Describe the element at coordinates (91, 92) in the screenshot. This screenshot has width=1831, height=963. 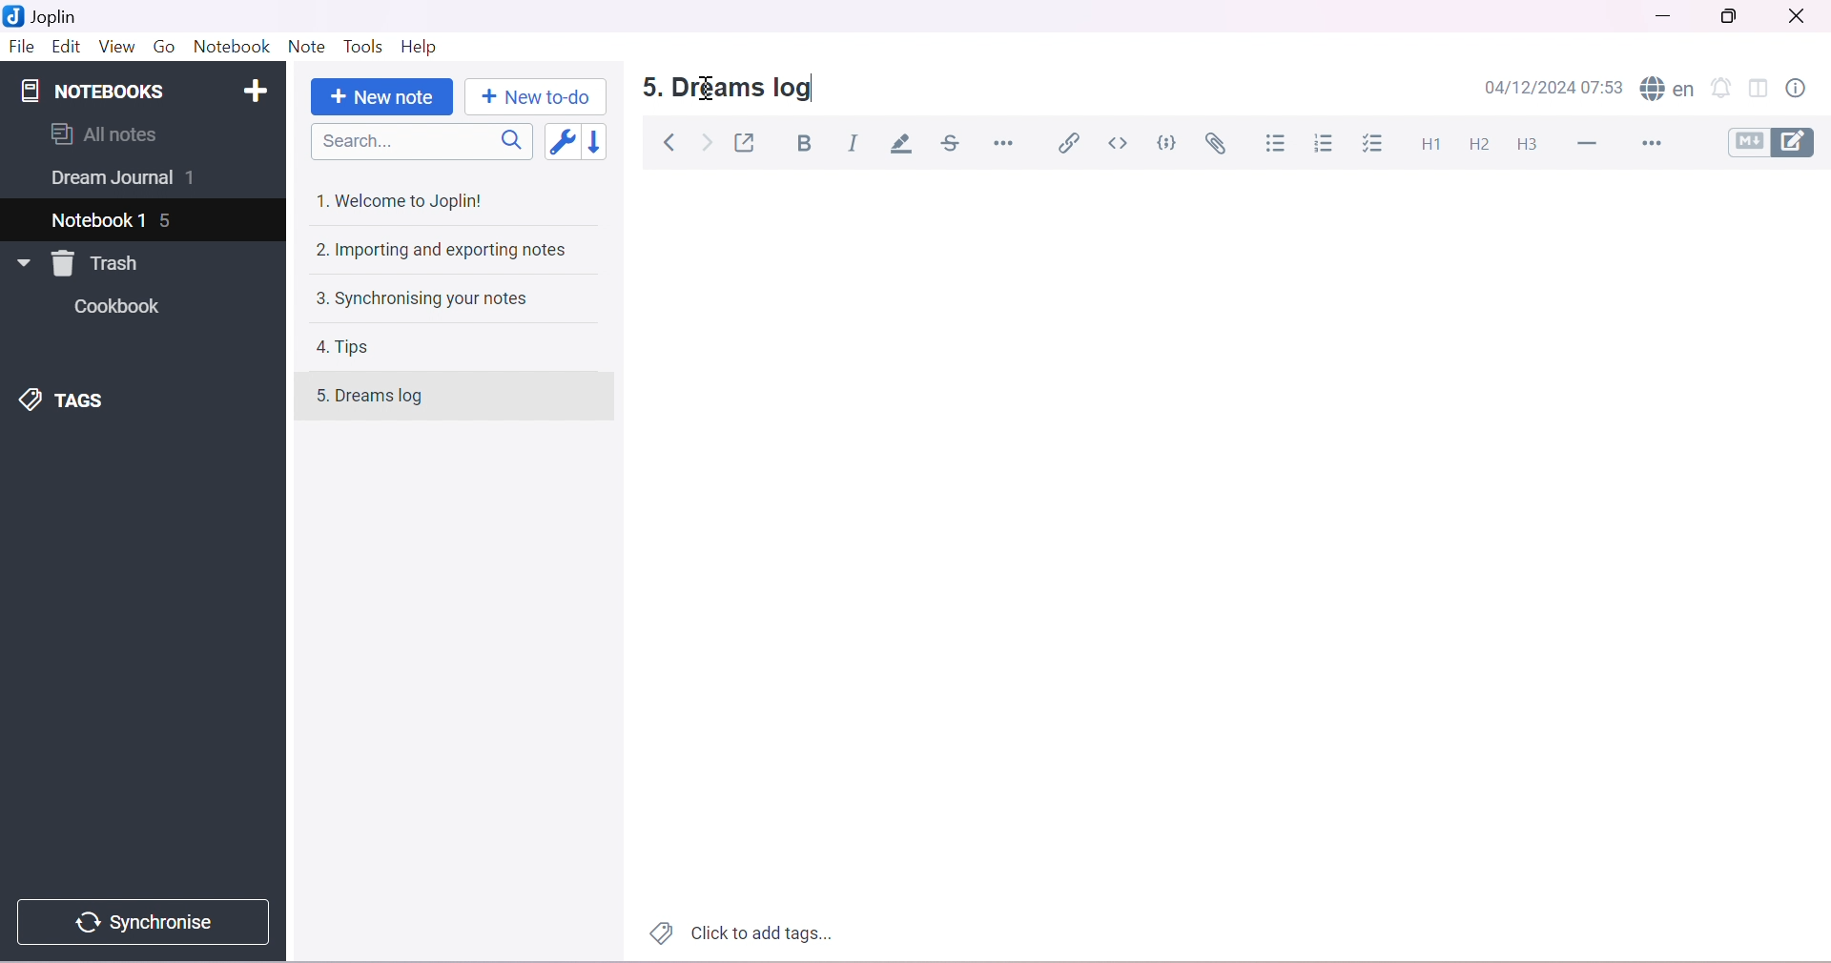
I see `NOTEBOOKS` at that location.